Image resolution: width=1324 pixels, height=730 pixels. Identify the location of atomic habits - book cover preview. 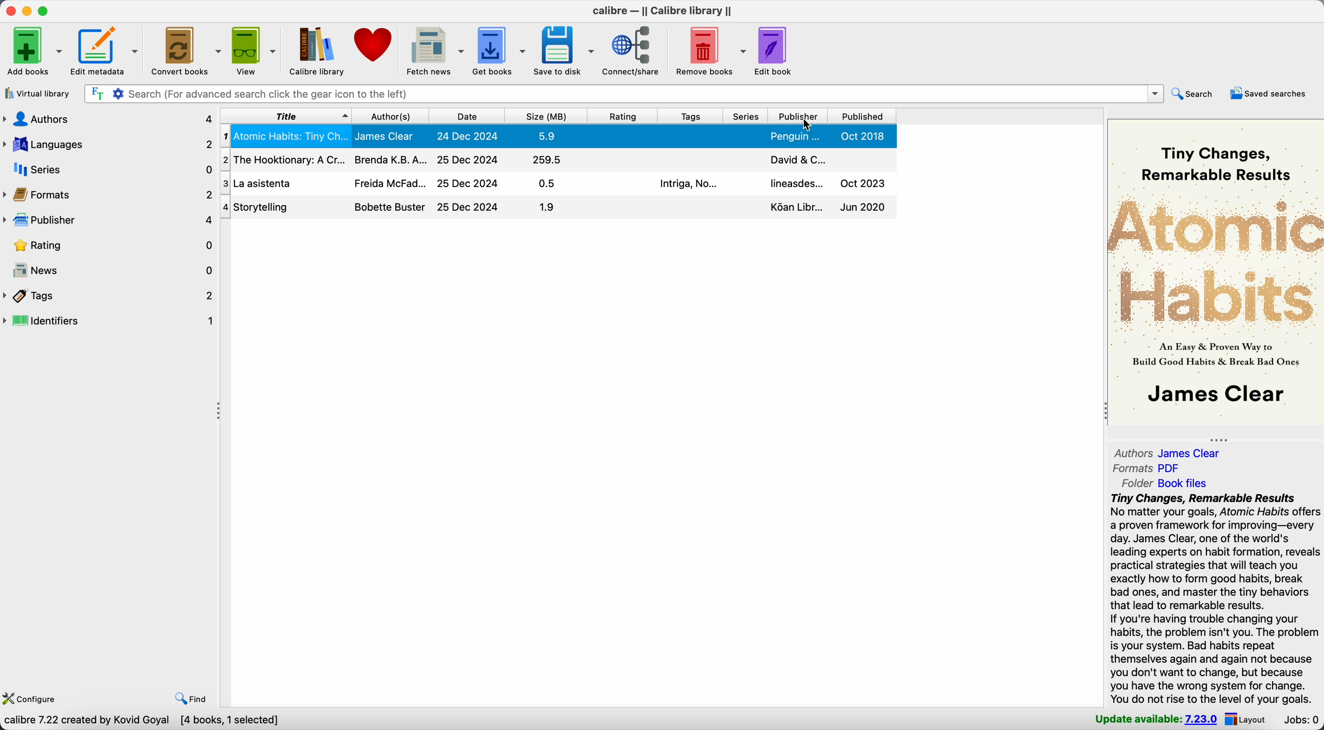
(1216, 274).